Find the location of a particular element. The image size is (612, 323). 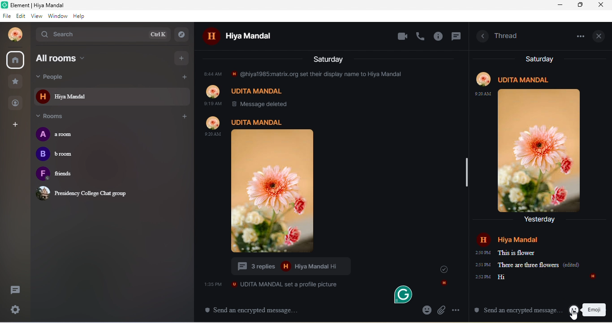

Presidency College Chat group is located at coordinates (82, 193).